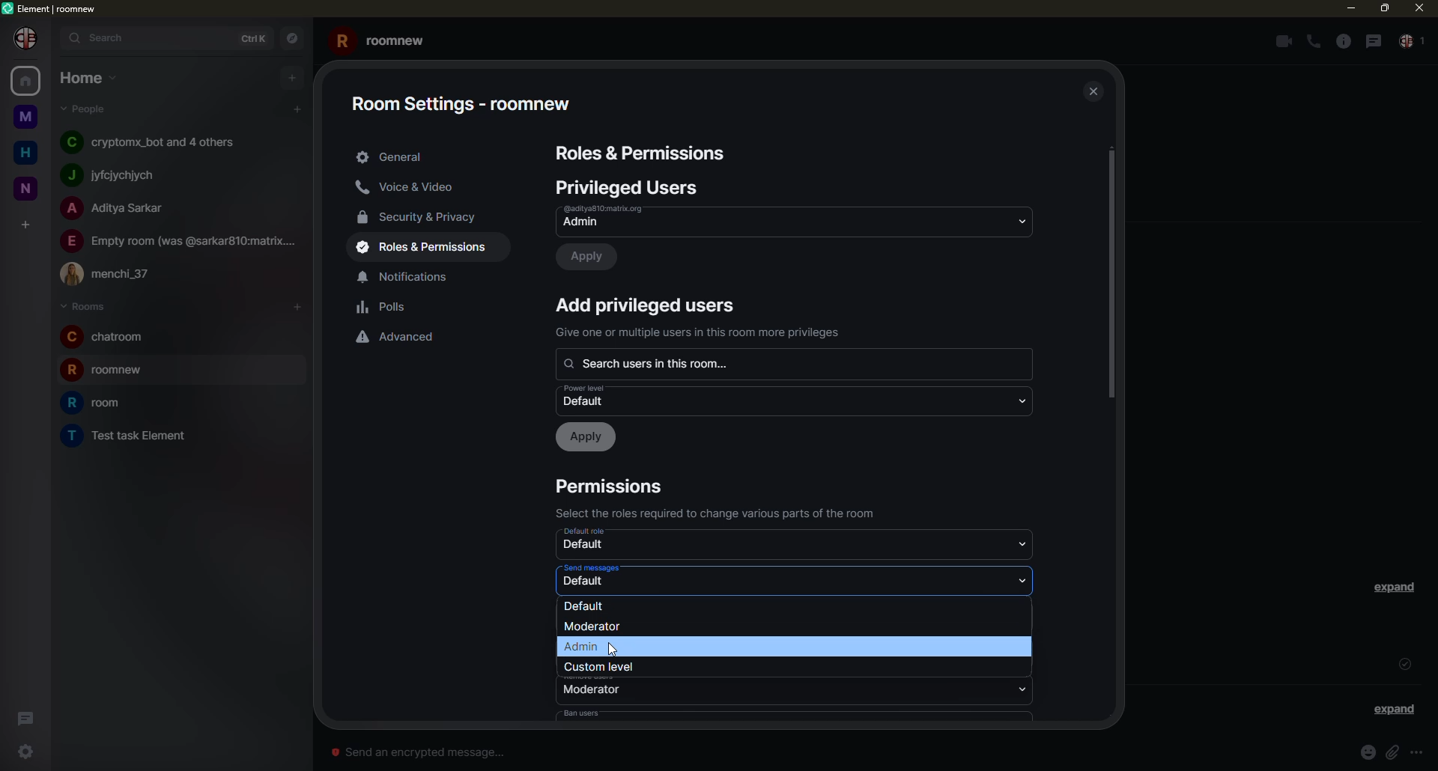 The width and height of the screenshot is (1438, 771). Describe the element at coordinates (593, 532) in the screenshot. I see `default` at that location.